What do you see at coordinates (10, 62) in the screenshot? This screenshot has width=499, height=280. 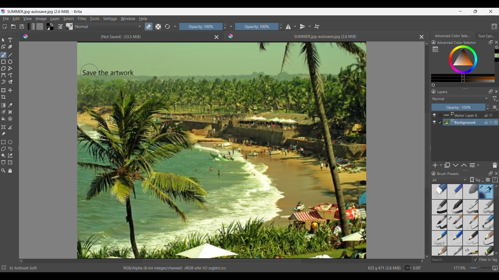 I see `Ellipse tool` at bounding box center [10, 62].